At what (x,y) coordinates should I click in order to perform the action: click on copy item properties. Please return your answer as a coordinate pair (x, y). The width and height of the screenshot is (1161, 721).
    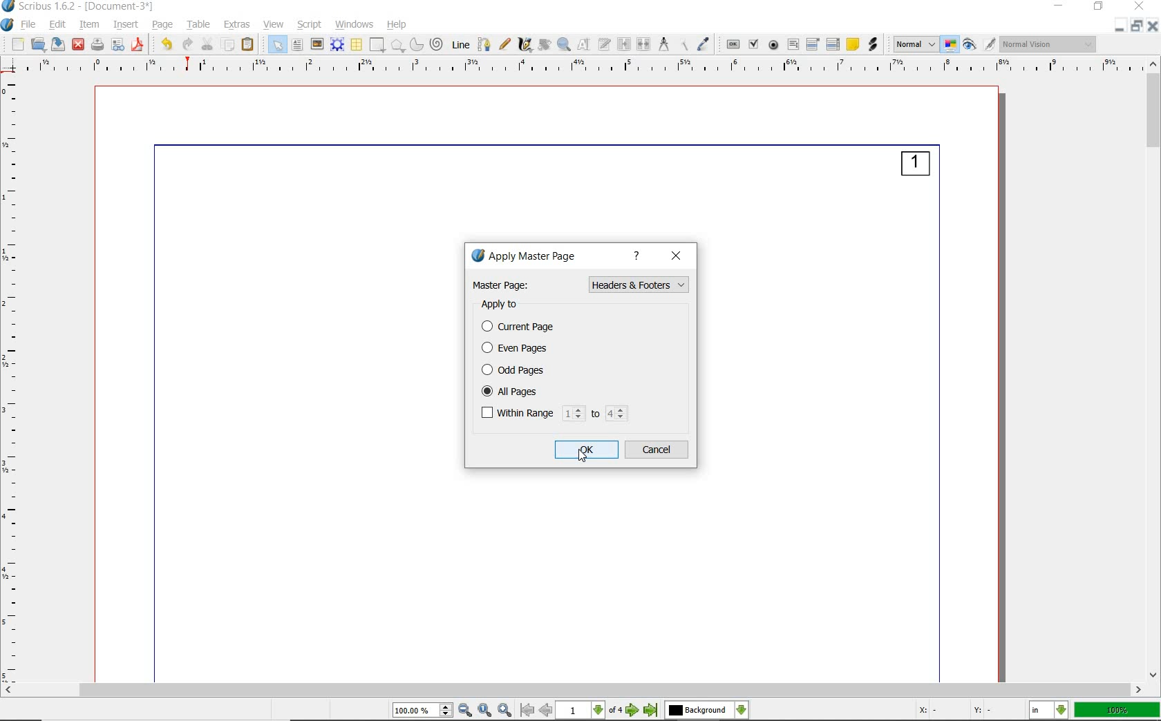
    Looking at the image, I should click on (683, 45).